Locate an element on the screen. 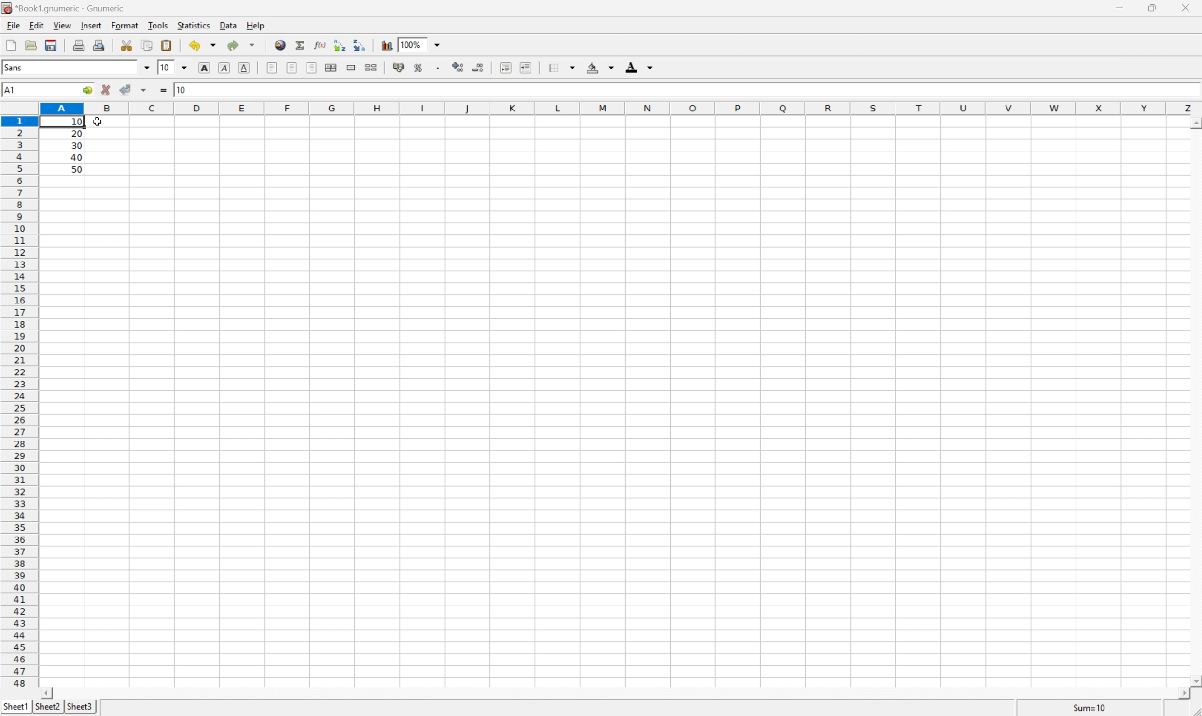  Scroll Up is located at coordinates (1194, 123).